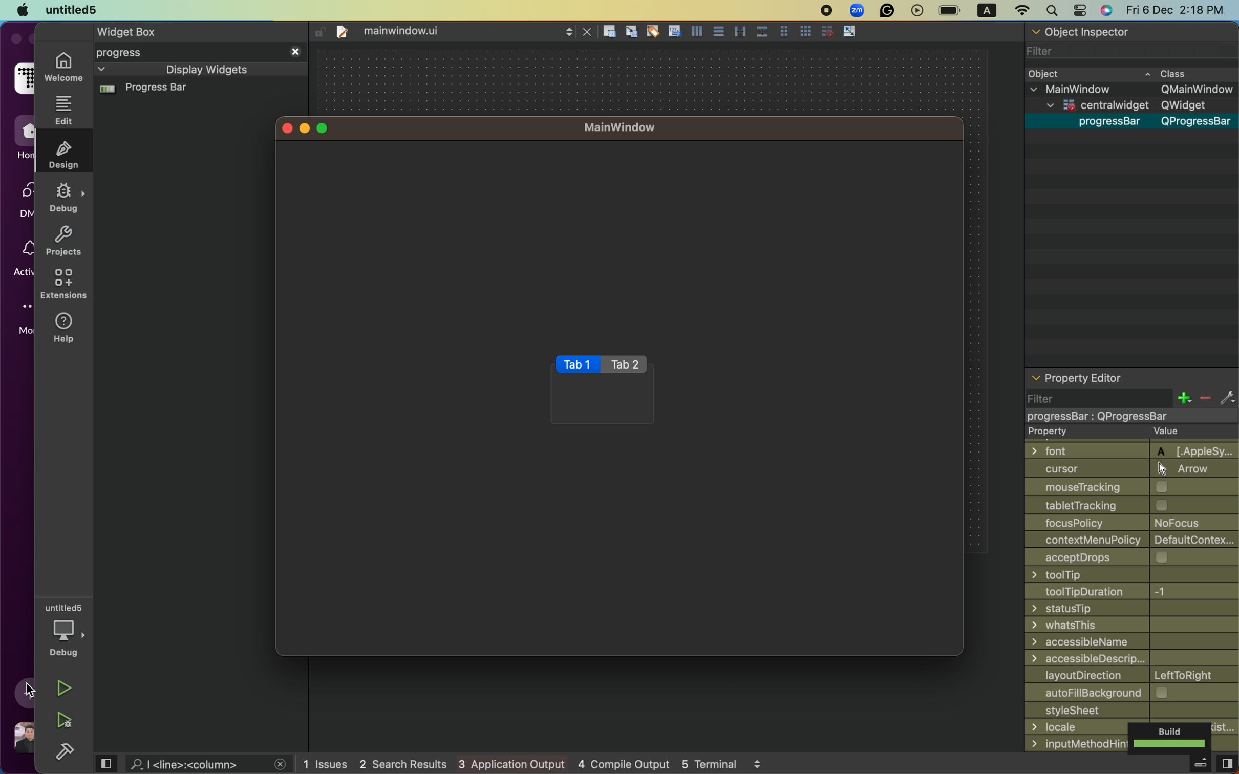 The height and width of the screenshot is (774, 1239). What do you see at coordinates (408, 31) in the screenshot?
I see `mainwindow.ui` at bounding box center [408, 31].